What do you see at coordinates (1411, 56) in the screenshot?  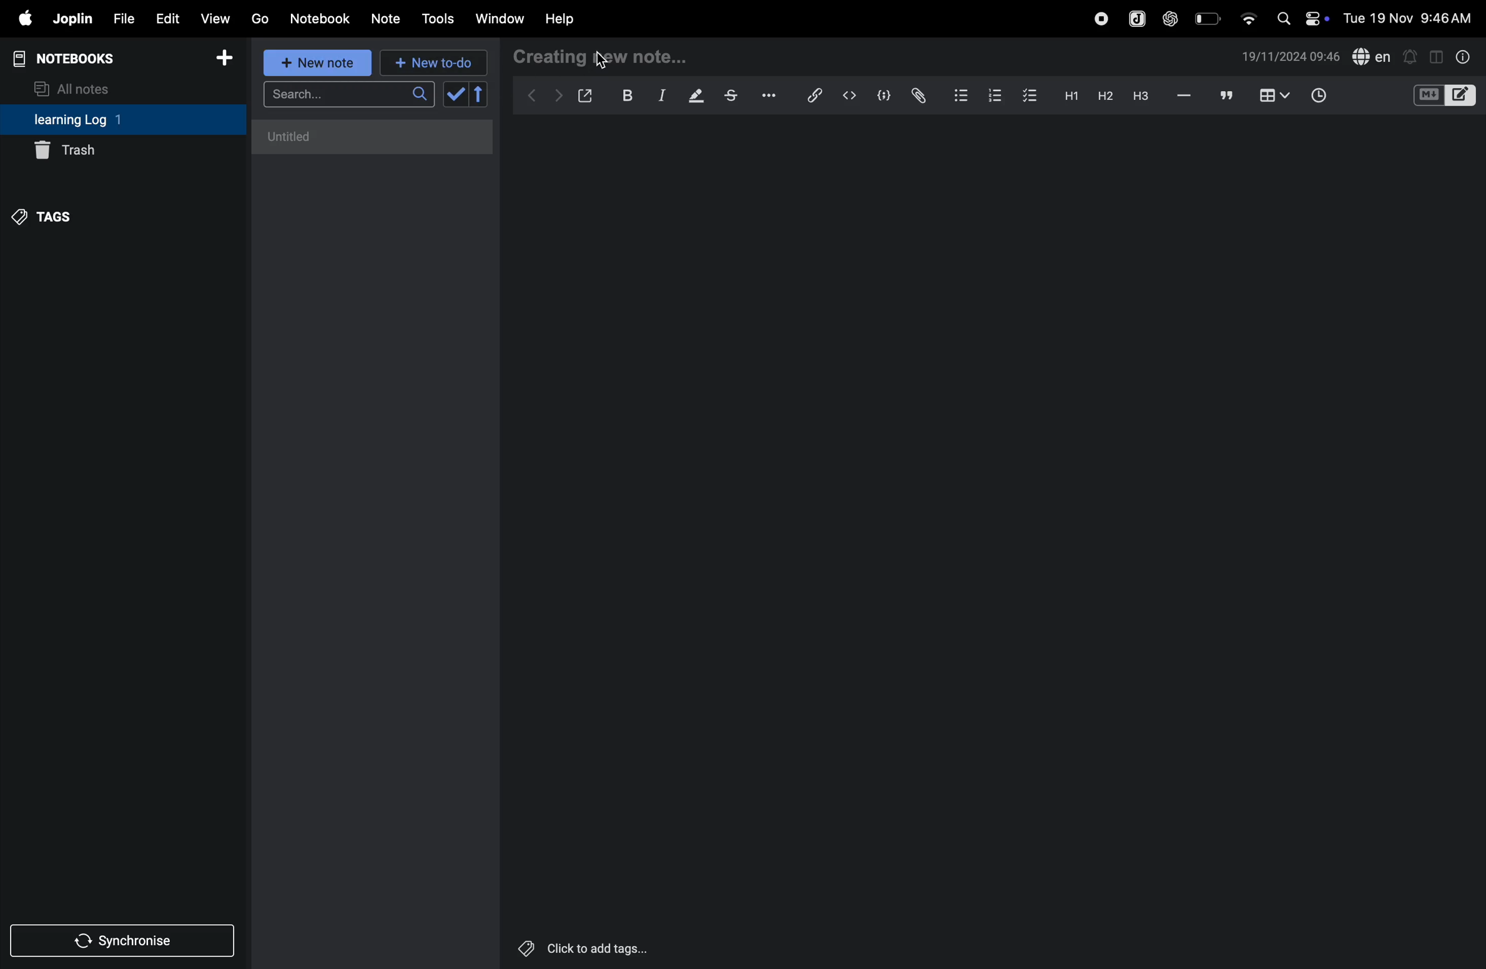 I see `alert` at bounding box center [1411, 56].